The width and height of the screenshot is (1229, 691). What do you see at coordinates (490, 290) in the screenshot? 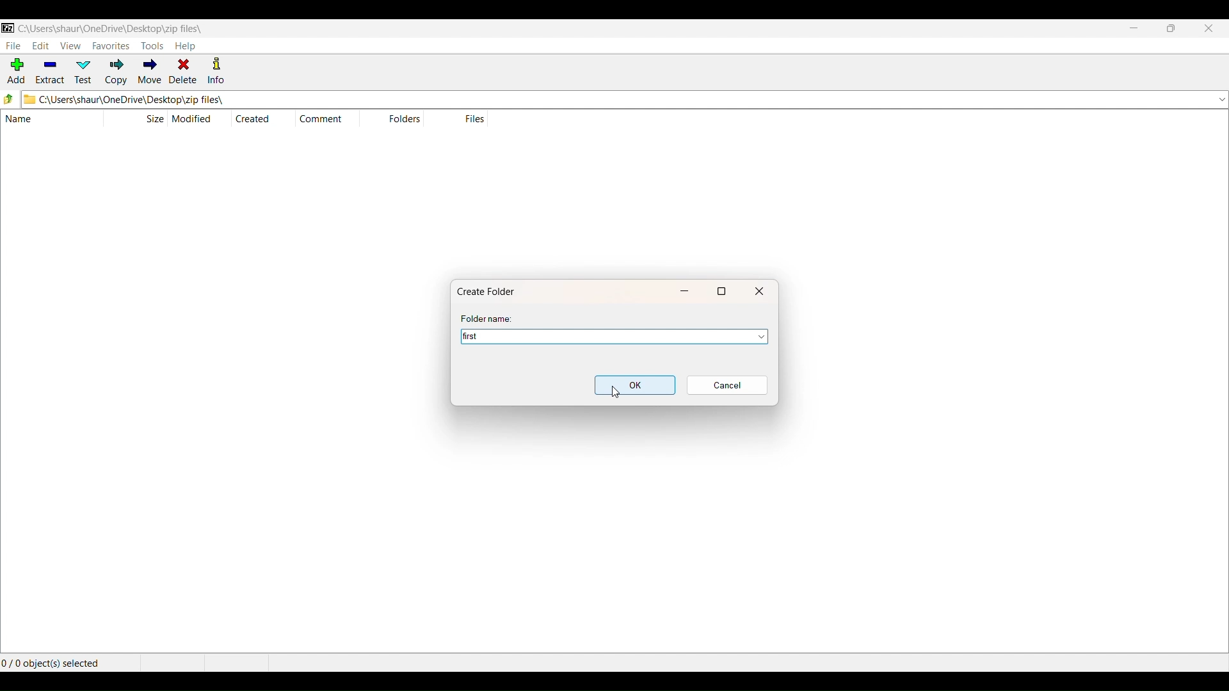
I see `create folder` at bounding box center [490, 290].